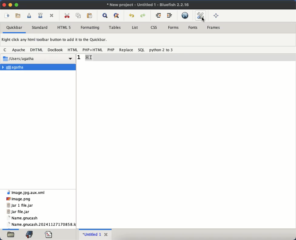 The width and height of the screenshot is (296, 240). Describe the element at coordinates (126, 50) in the screenshot. I see `replace` at that location.